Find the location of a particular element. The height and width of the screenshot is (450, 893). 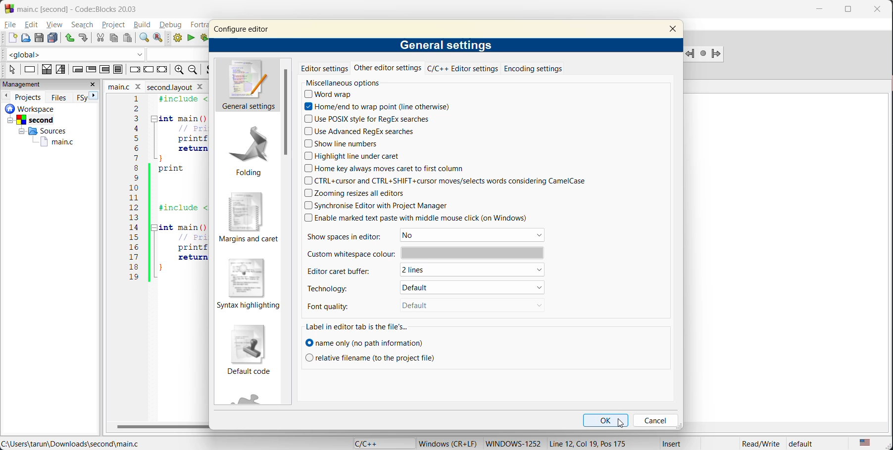

management is located at coordinates (38, 84).